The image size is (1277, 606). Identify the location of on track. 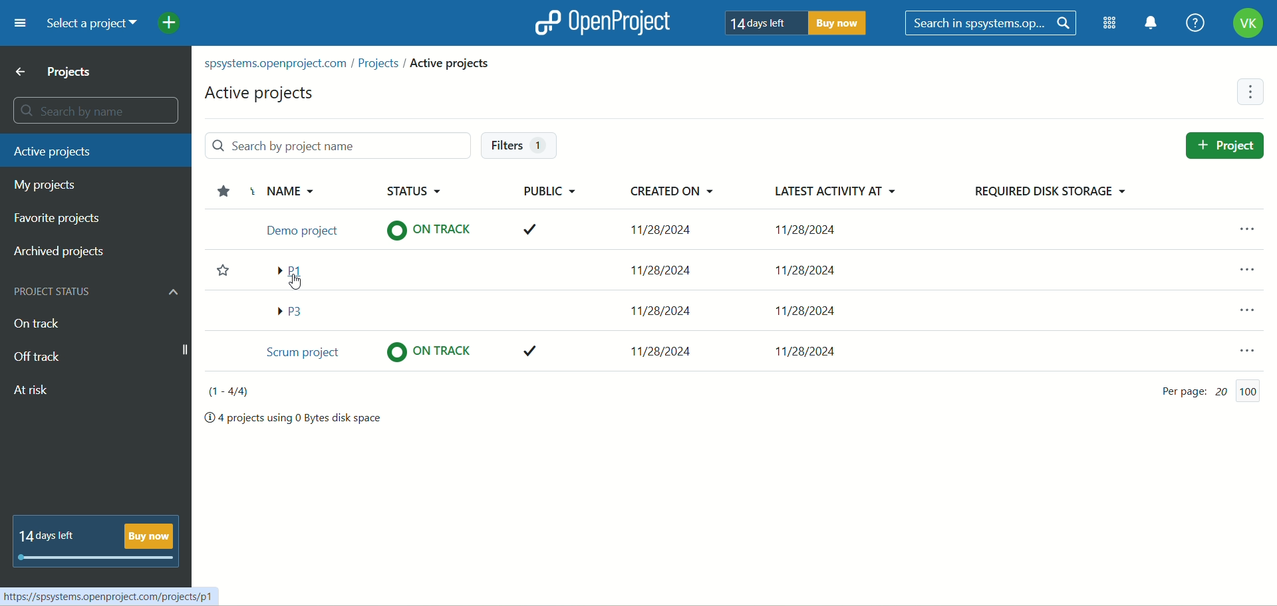
(39, 324).